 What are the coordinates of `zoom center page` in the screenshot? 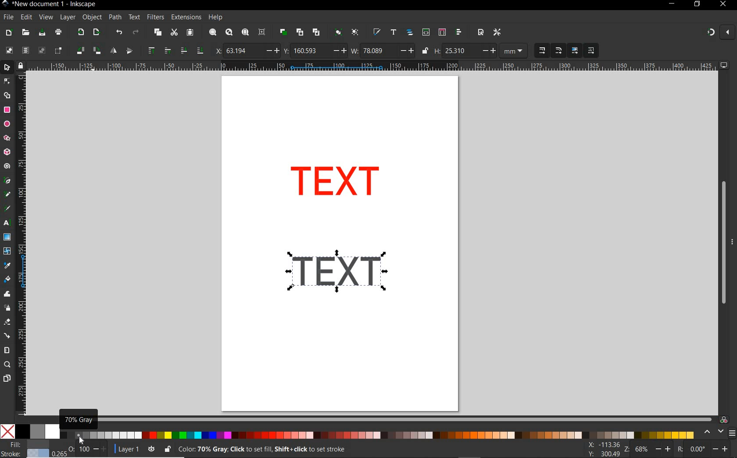 It's located at (264, 32).